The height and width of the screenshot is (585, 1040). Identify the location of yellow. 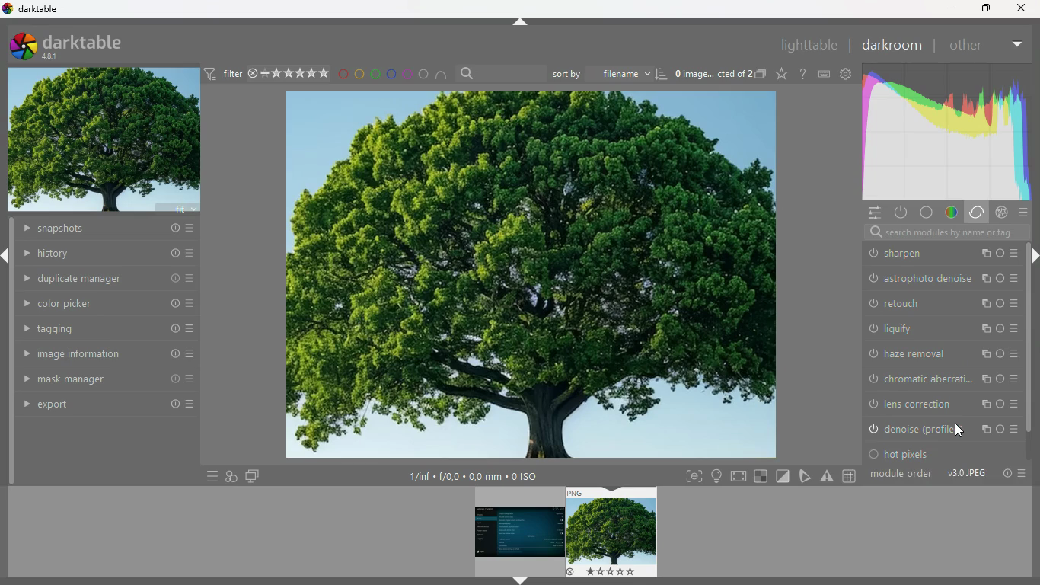
(359, 74).